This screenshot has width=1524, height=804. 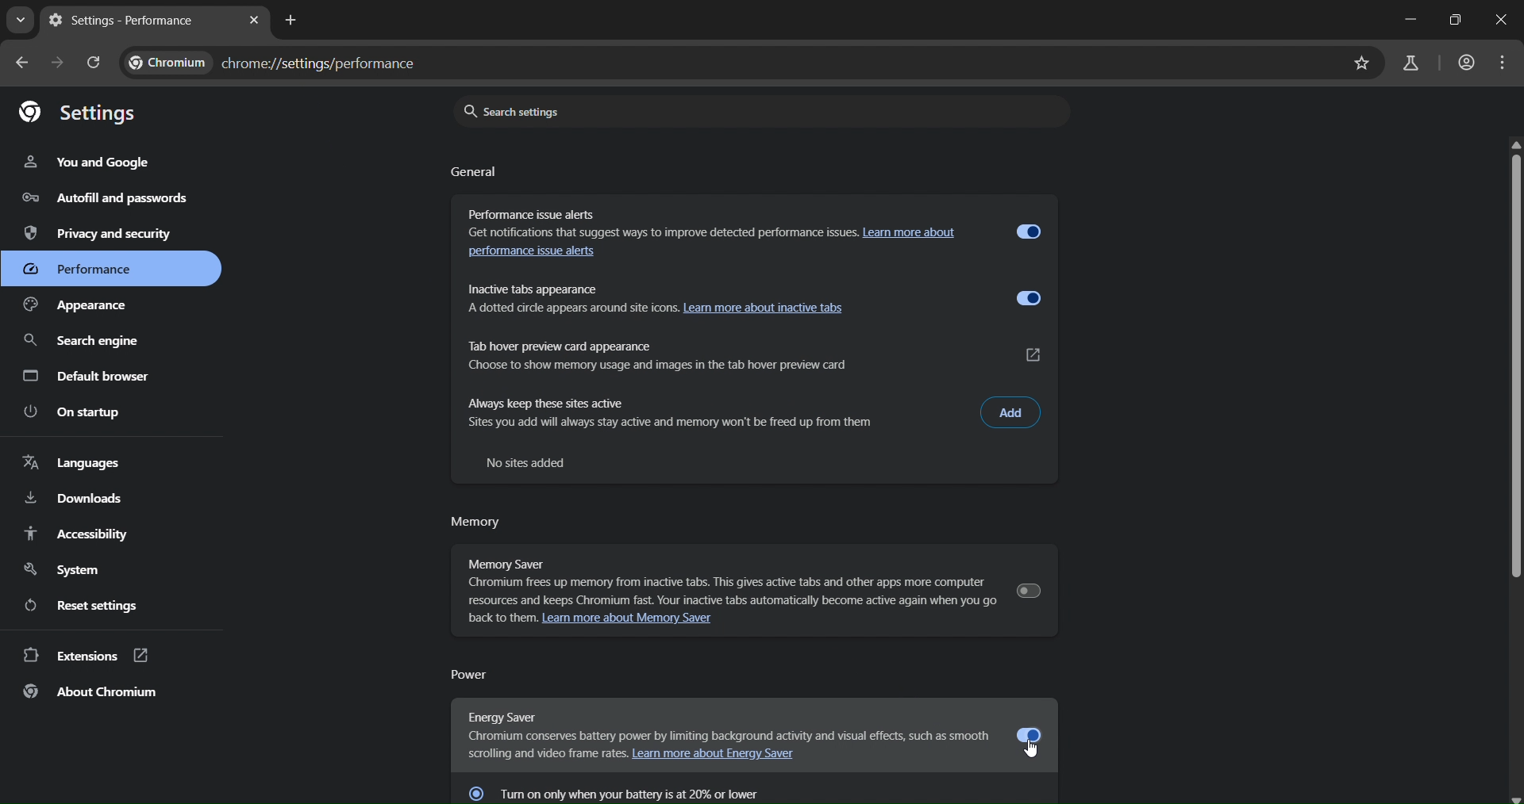 I want to click on reset settings, so click(x=88, y=604).